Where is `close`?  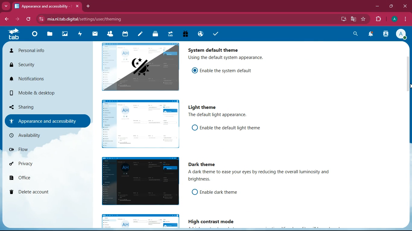
close is located at coordinates (405, 6).